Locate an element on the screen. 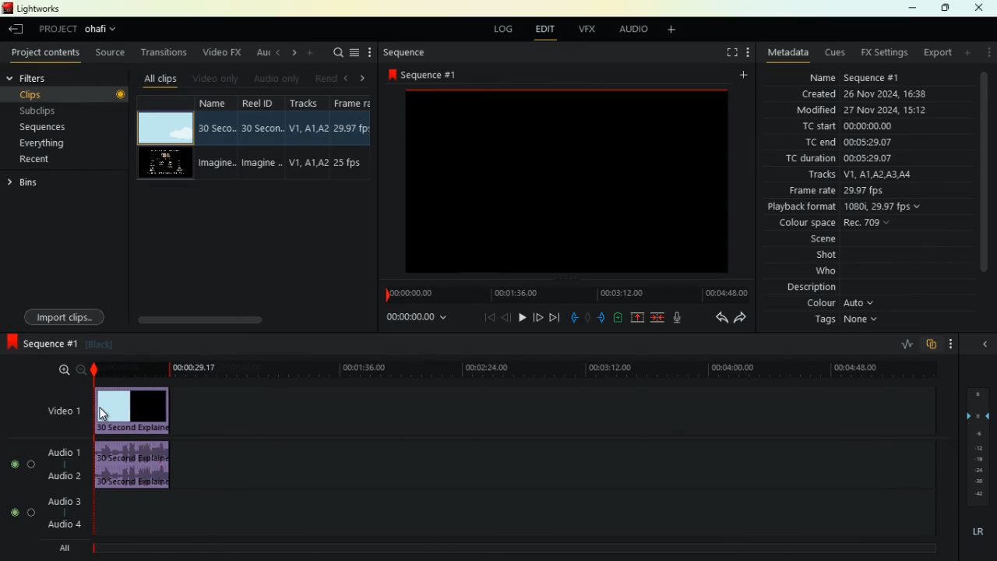 The height and width of the screenshot is (561, 997). battery is located at coordinates (618, 319).